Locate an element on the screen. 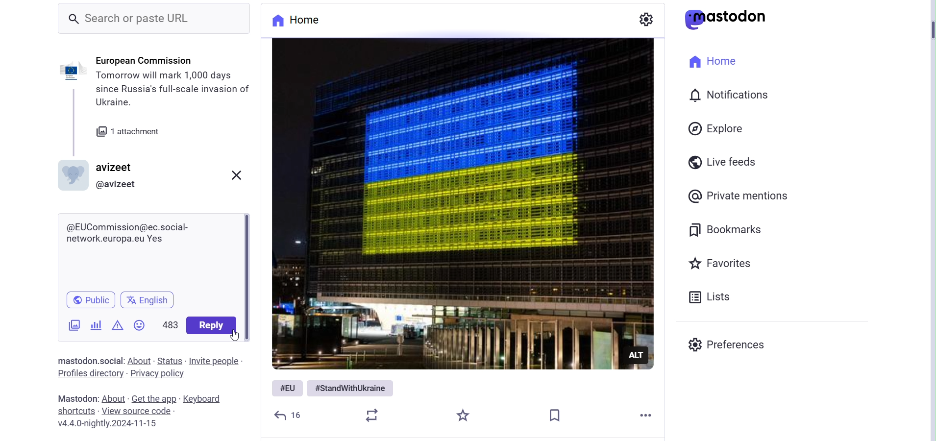  Search is located at coordinates (155, 19).